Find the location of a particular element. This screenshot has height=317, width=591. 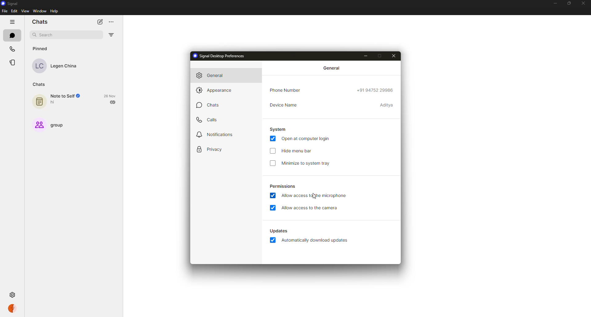

device name is located at coordinates (387, 105).